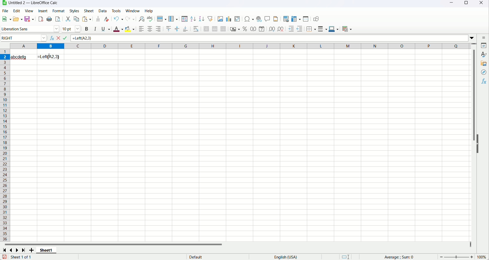  What do you see at coordinates (44, 11) in the screenshot?
I see `insert` at bounding box center [44, 11].